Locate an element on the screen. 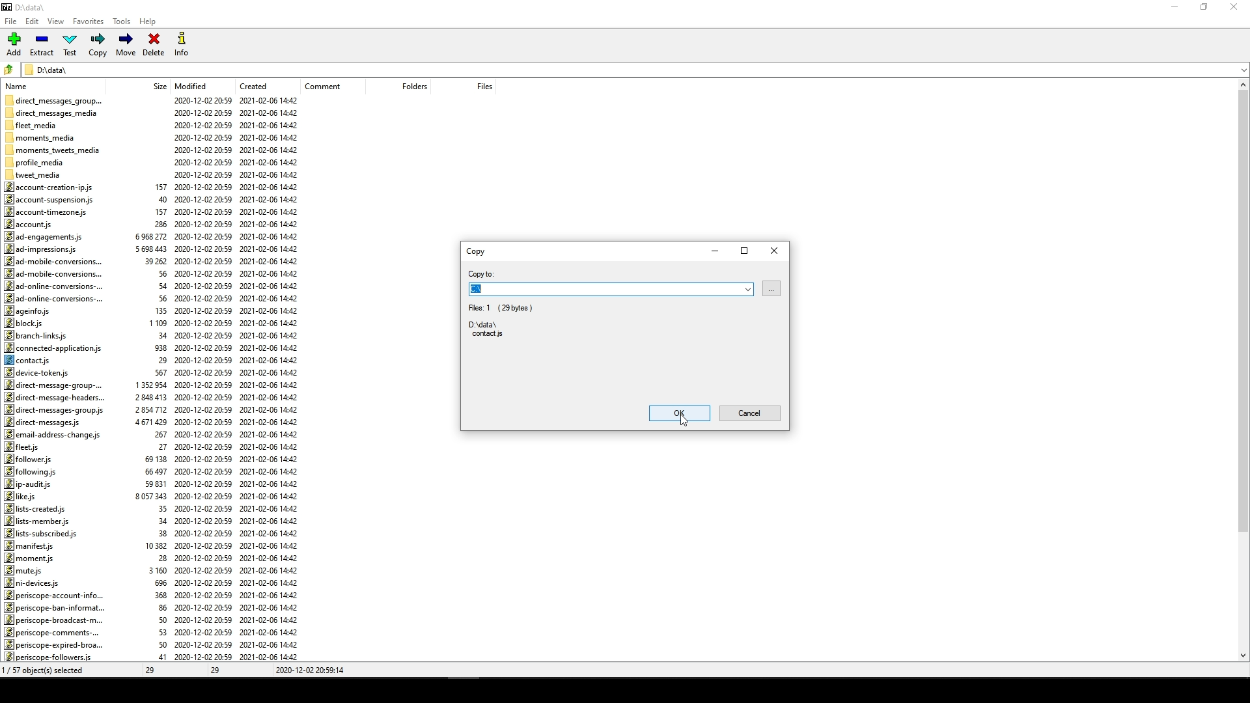 The height and width of the screenshot is (703, 1250). like.js is located at coordinates (24, 497).